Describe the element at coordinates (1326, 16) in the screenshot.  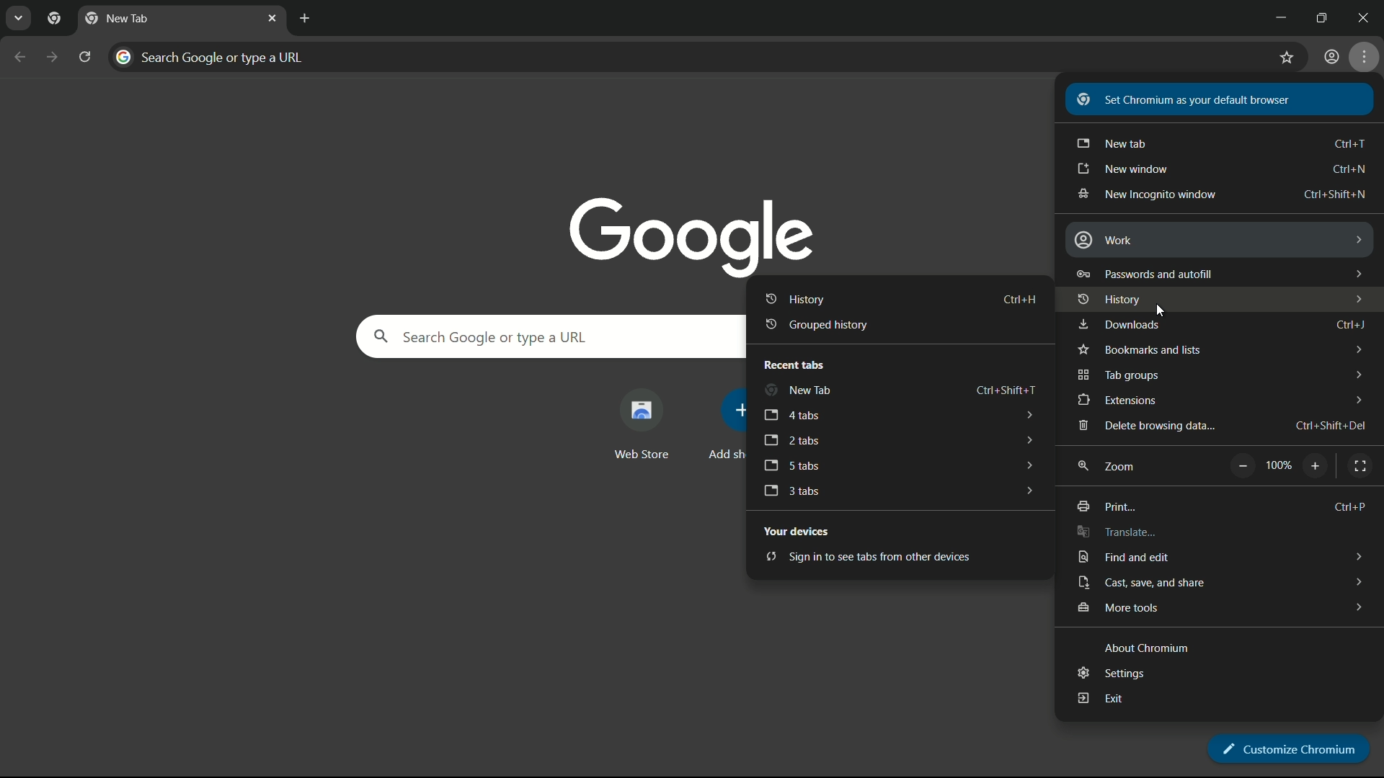
I see `maximize or restore` at that location.